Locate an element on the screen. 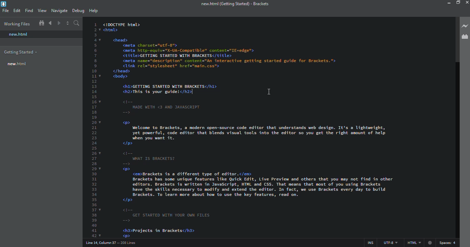 Image resolution: width=470 pixels, height=247 pixels. navigate back is located at coordinates (50, 23).